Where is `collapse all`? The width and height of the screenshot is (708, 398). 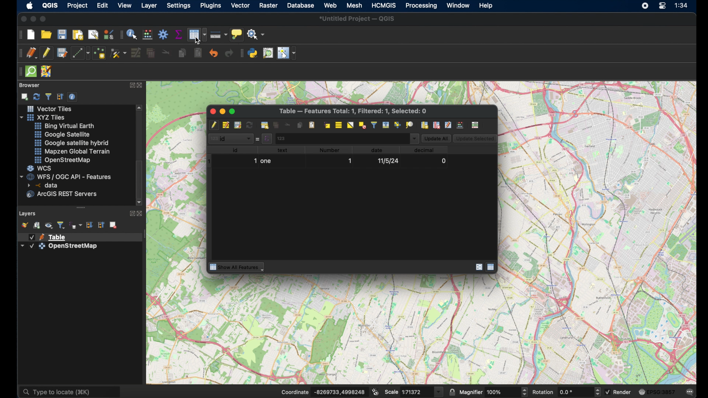 collapse all is located at coordinates (101, 225).